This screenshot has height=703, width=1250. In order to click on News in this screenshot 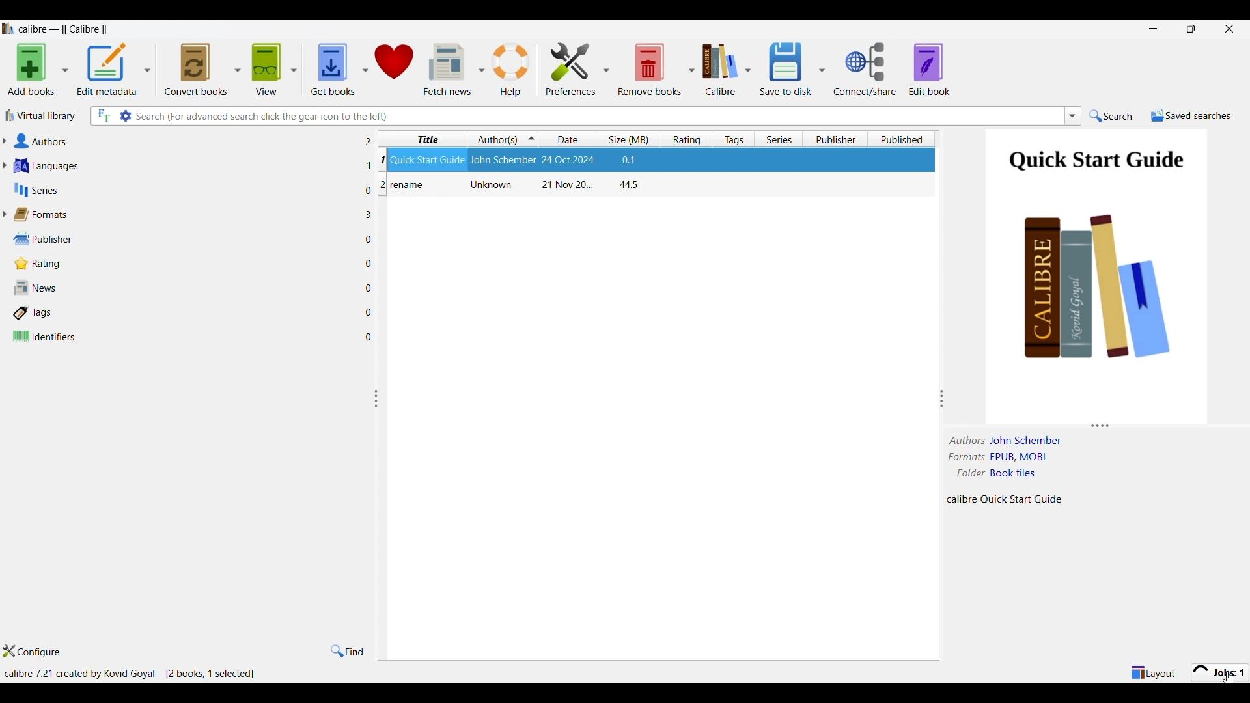, I will do `click(183, 287)`.